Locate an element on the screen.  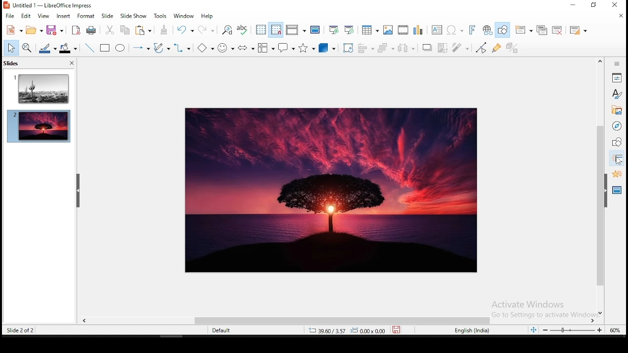
mouse pointer is located at coordinates (617, 161).